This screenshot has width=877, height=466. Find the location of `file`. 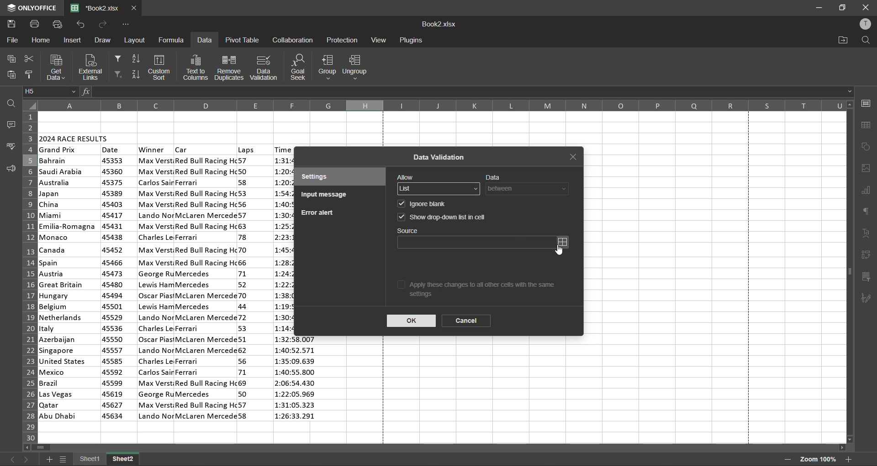

file is located at coordinates (11, 40).